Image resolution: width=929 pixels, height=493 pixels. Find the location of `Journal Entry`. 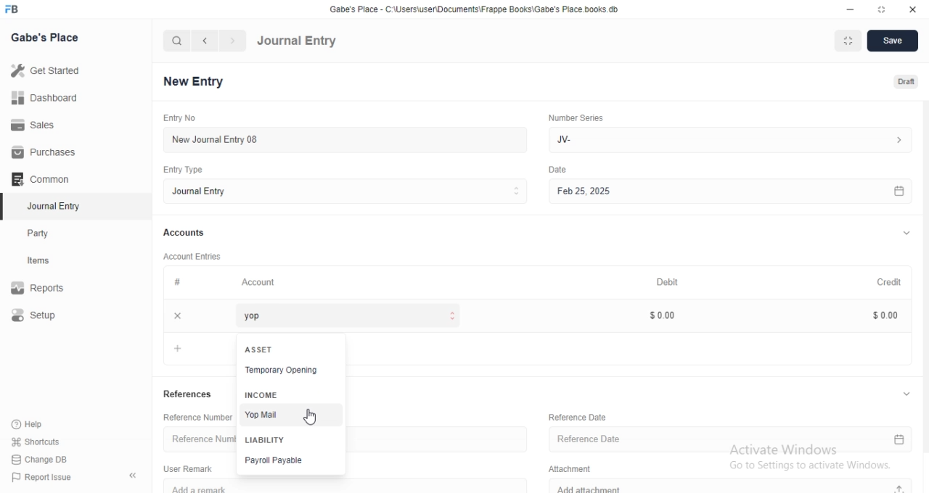

Journal Entry is located at coordinates (344, 192).